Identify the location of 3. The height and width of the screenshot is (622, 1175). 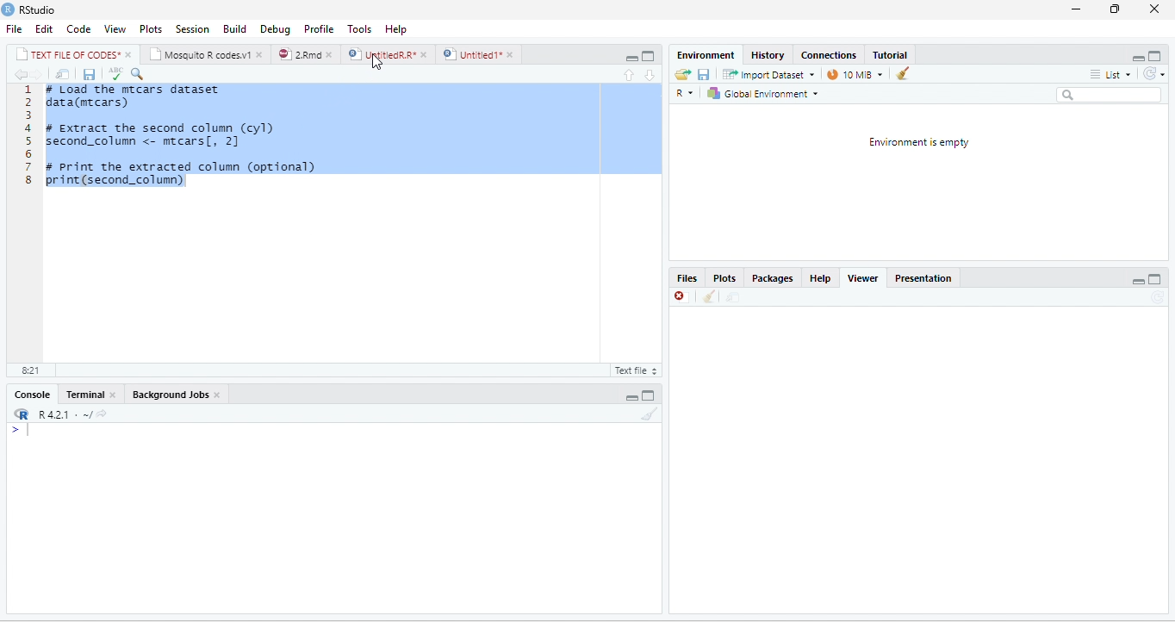
(28, 115).